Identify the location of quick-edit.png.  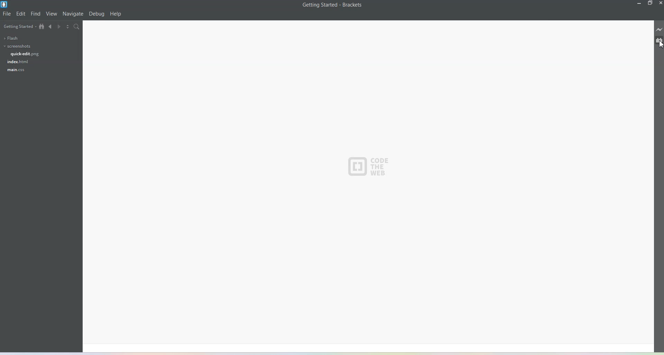
(25, 54).